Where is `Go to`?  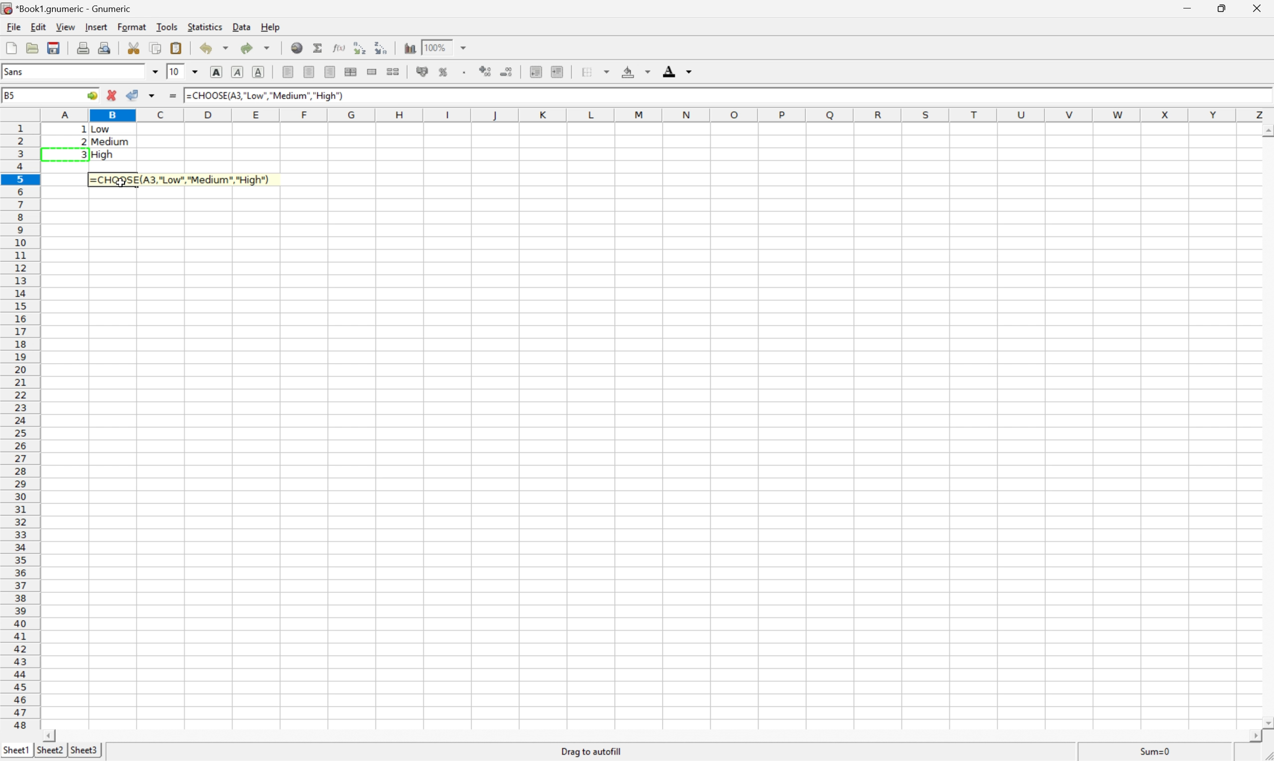
Go to is located at coordinates (91, 96).